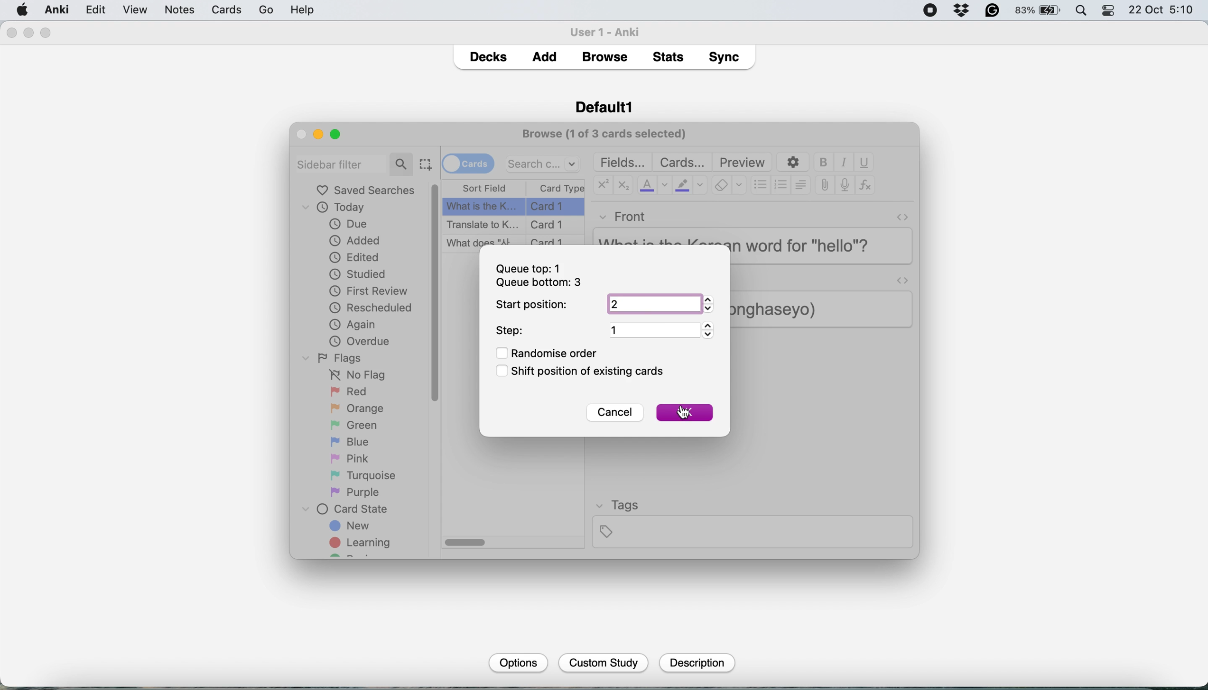  Describe the element at coordinates (752, 523) in the screenshot. I see `tags` at that location.